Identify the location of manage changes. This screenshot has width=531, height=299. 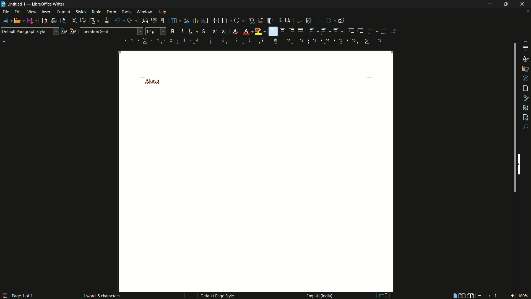
(525, 107).